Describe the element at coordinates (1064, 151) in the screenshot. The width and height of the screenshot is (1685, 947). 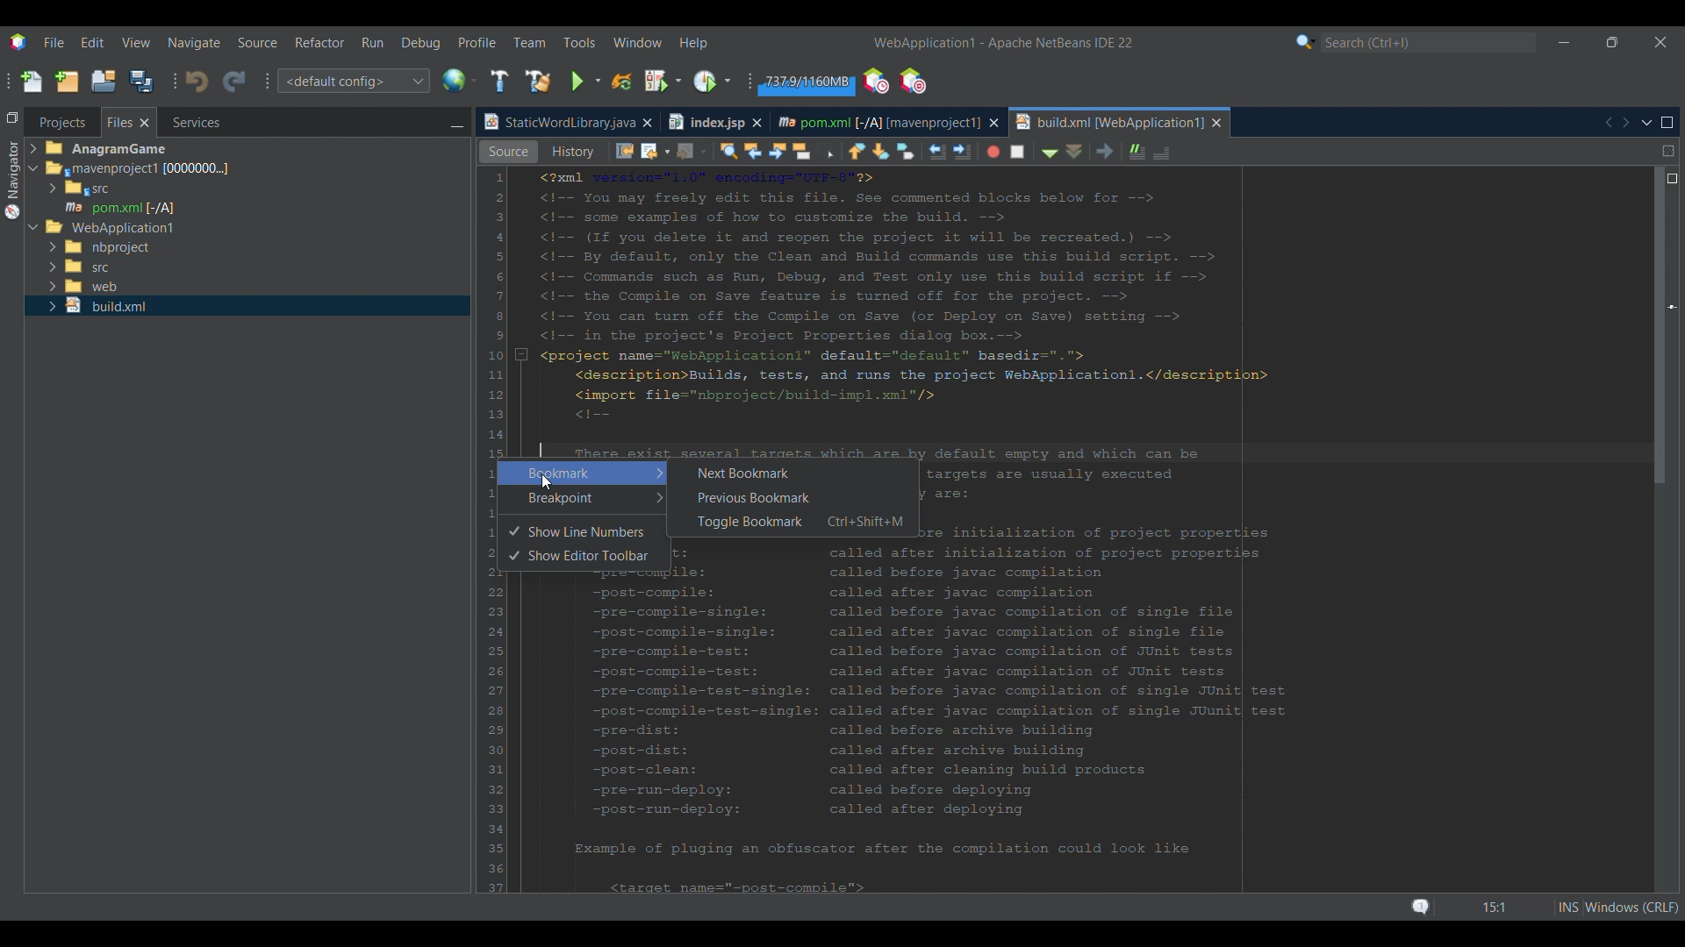
I see `Toggle bookmark` at that location.